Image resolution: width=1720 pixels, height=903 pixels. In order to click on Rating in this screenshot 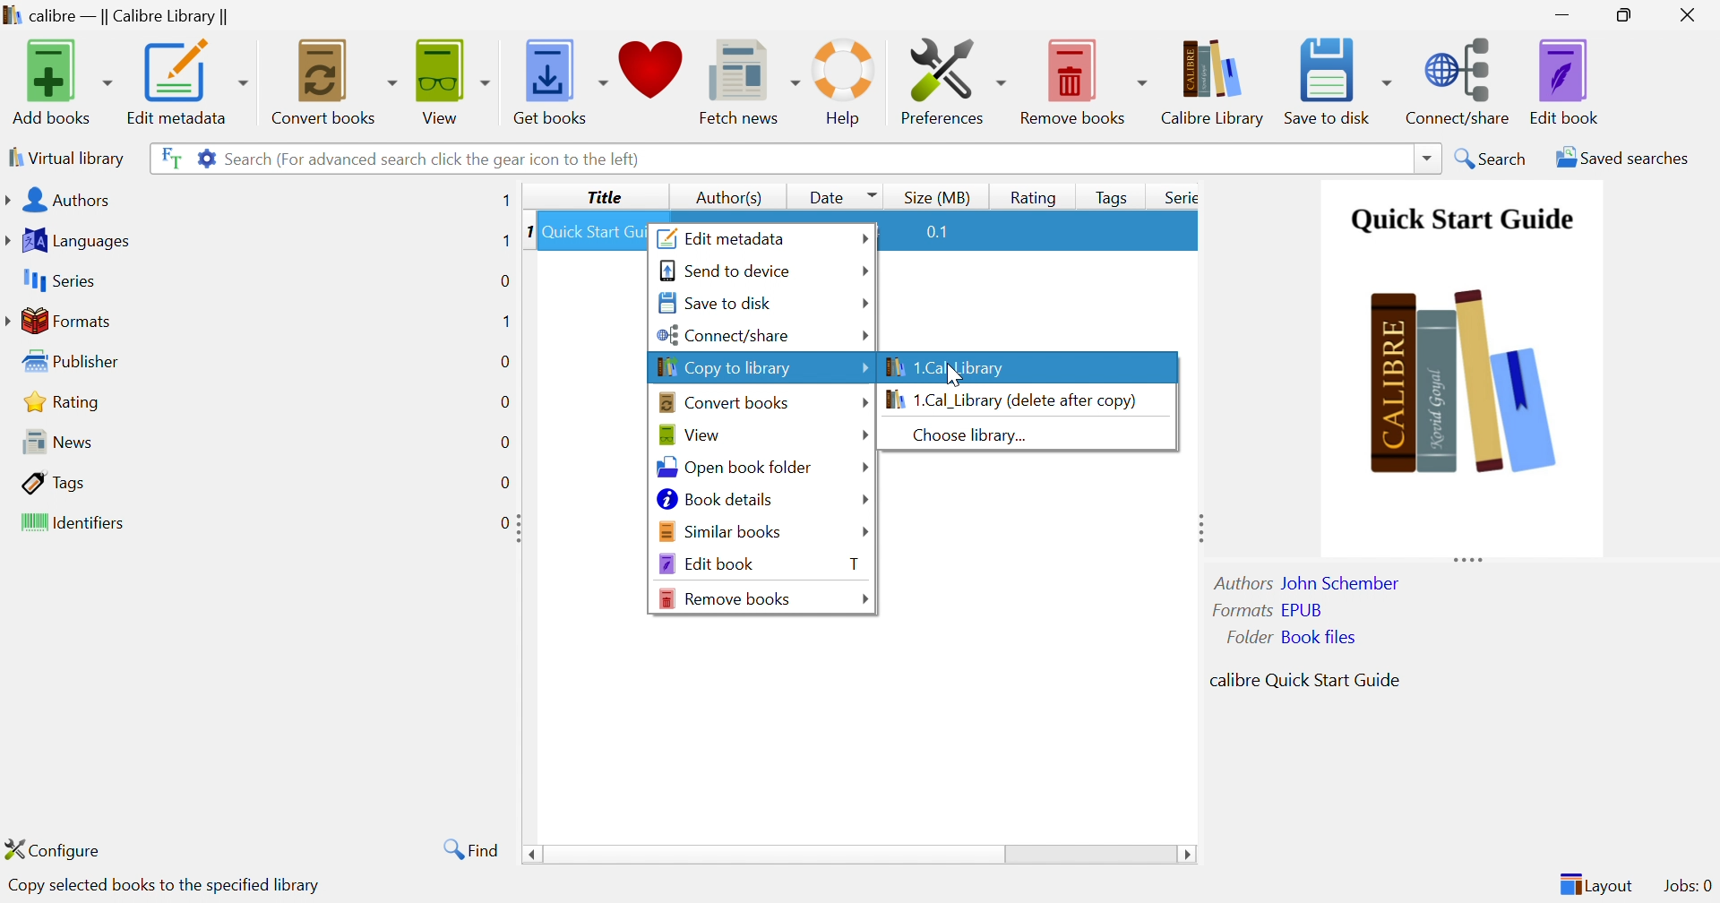, I will do `click(58, 401)`.